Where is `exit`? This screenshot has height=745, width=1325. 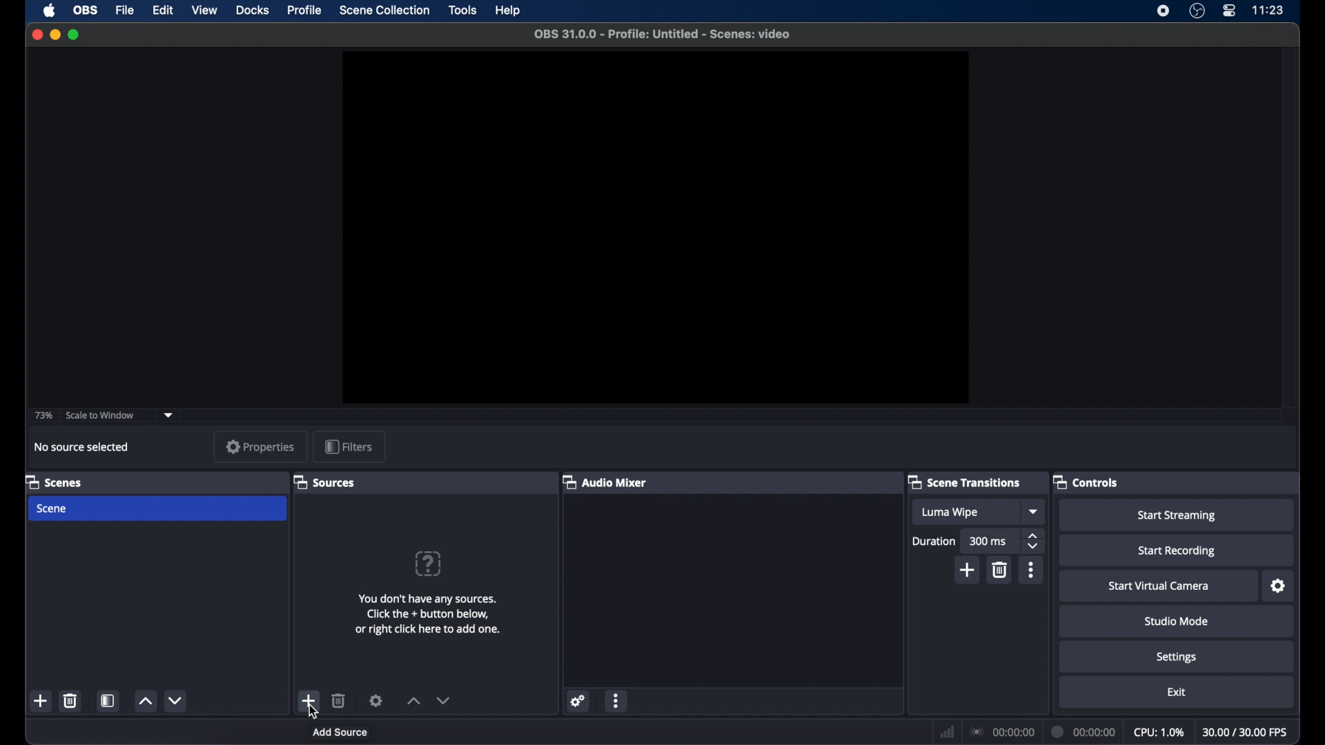 exit is located at coordinates (1177, 693).